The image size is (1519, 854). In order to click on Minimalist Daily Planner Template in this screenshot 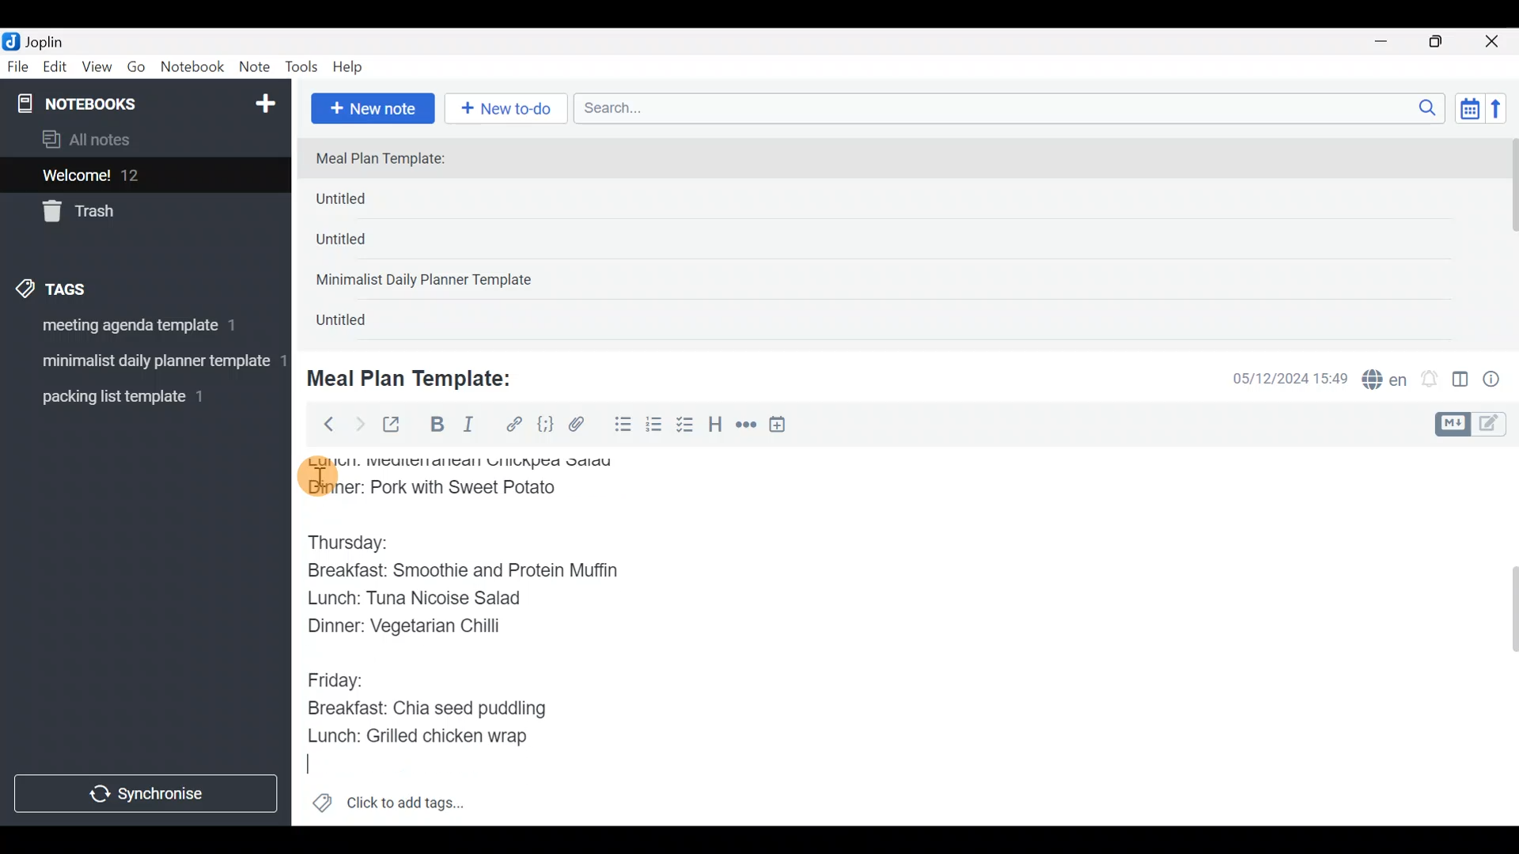, I will do `click(429, 282)`.